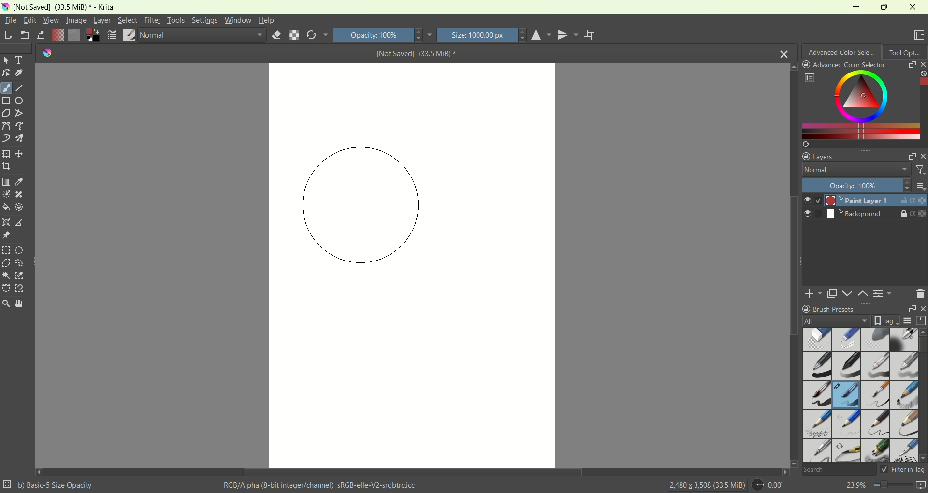 Image resolution: width=928 pixels, height=493 pixels. I want to click on choose workspace, so click(920, 35).